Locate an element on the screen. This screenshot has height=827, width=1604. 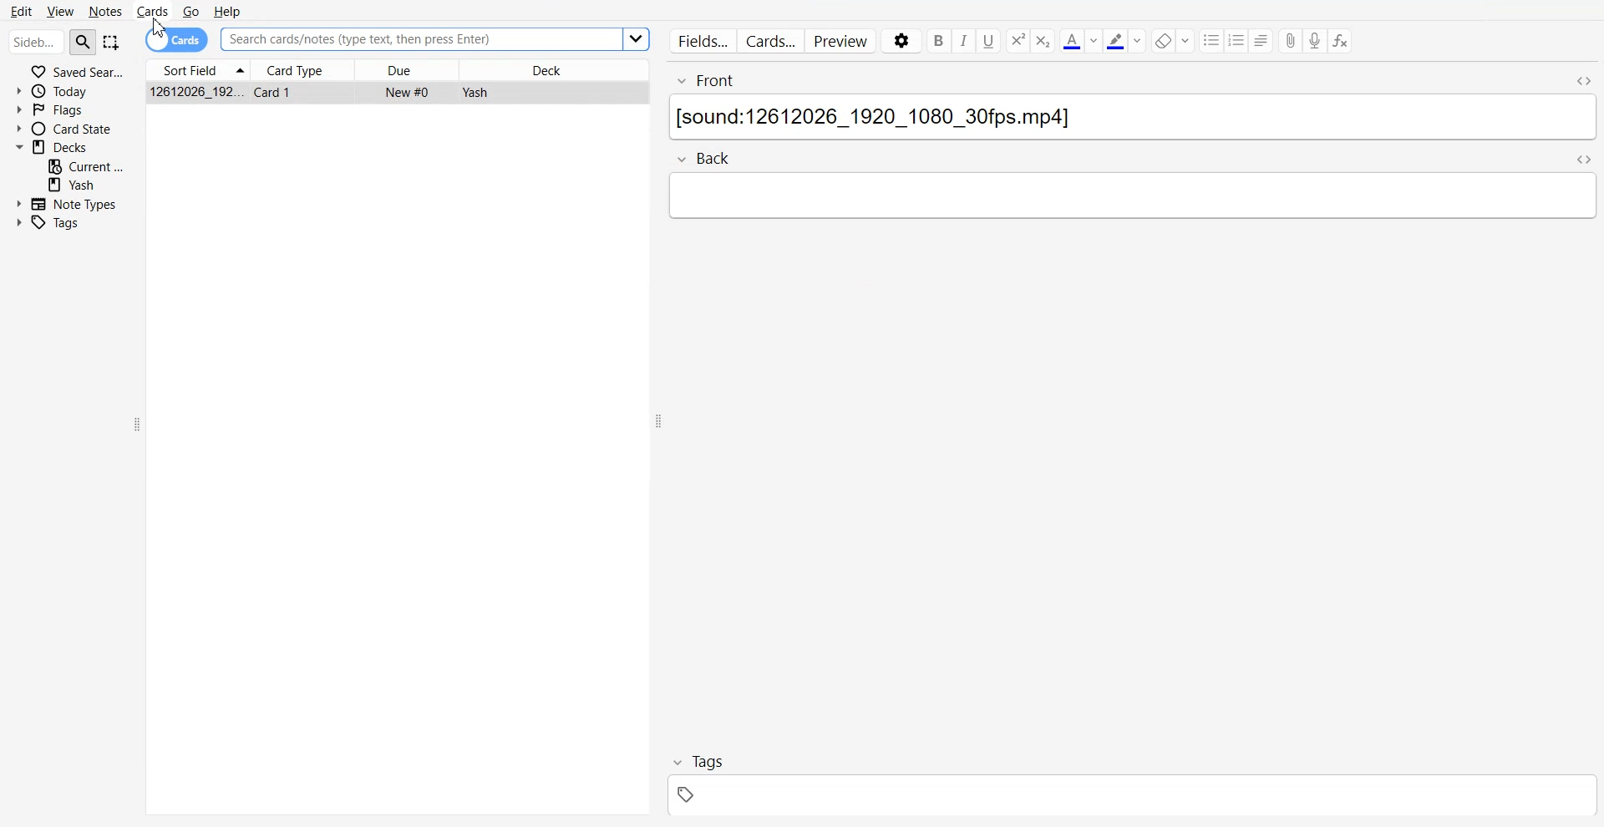
Ordered list is located at coordinates (1238, 40).